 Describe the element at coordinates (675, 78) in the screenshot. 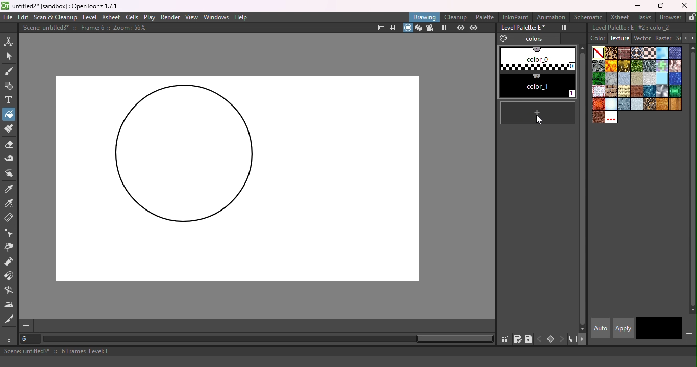

I see `pool.bmp` at that location.